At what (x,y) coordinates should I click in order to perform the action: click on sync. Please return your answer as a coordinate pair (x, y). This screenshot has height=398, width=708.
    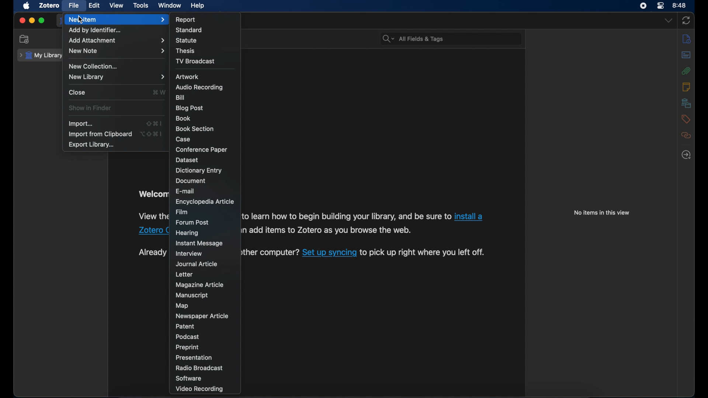
    Looking at the image, I should click on (687, 21).